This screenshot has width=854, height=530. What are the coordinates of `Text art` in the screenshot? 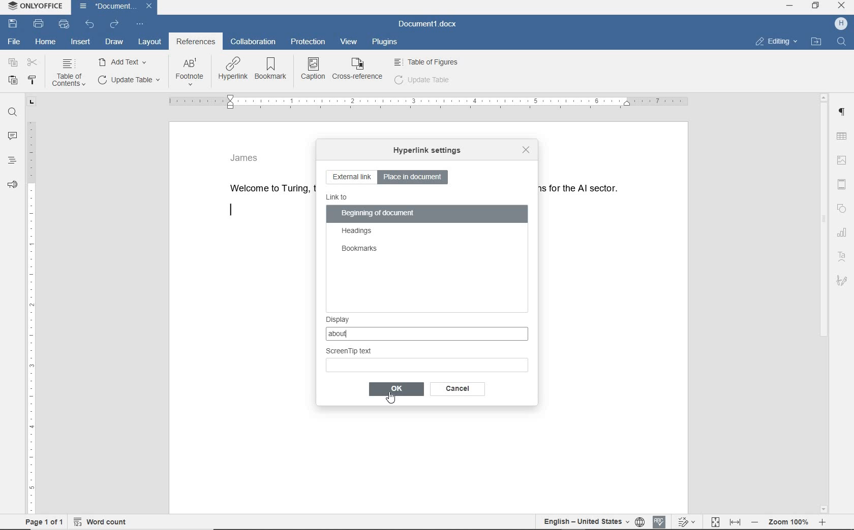 It's located at (844, 256).